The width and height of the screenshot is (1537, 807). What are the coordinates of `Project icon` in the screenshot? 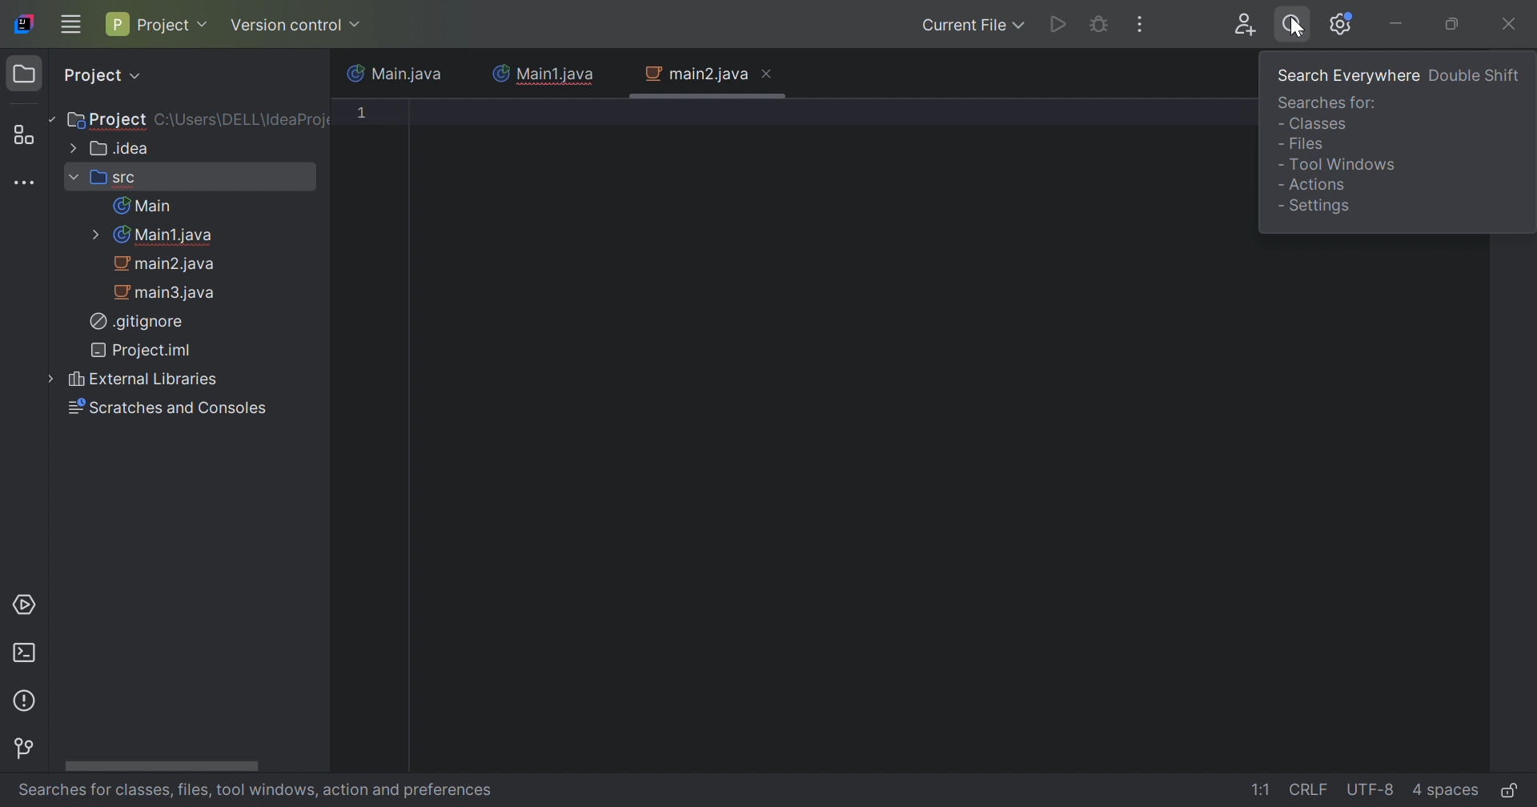 It's located at (24, 77).